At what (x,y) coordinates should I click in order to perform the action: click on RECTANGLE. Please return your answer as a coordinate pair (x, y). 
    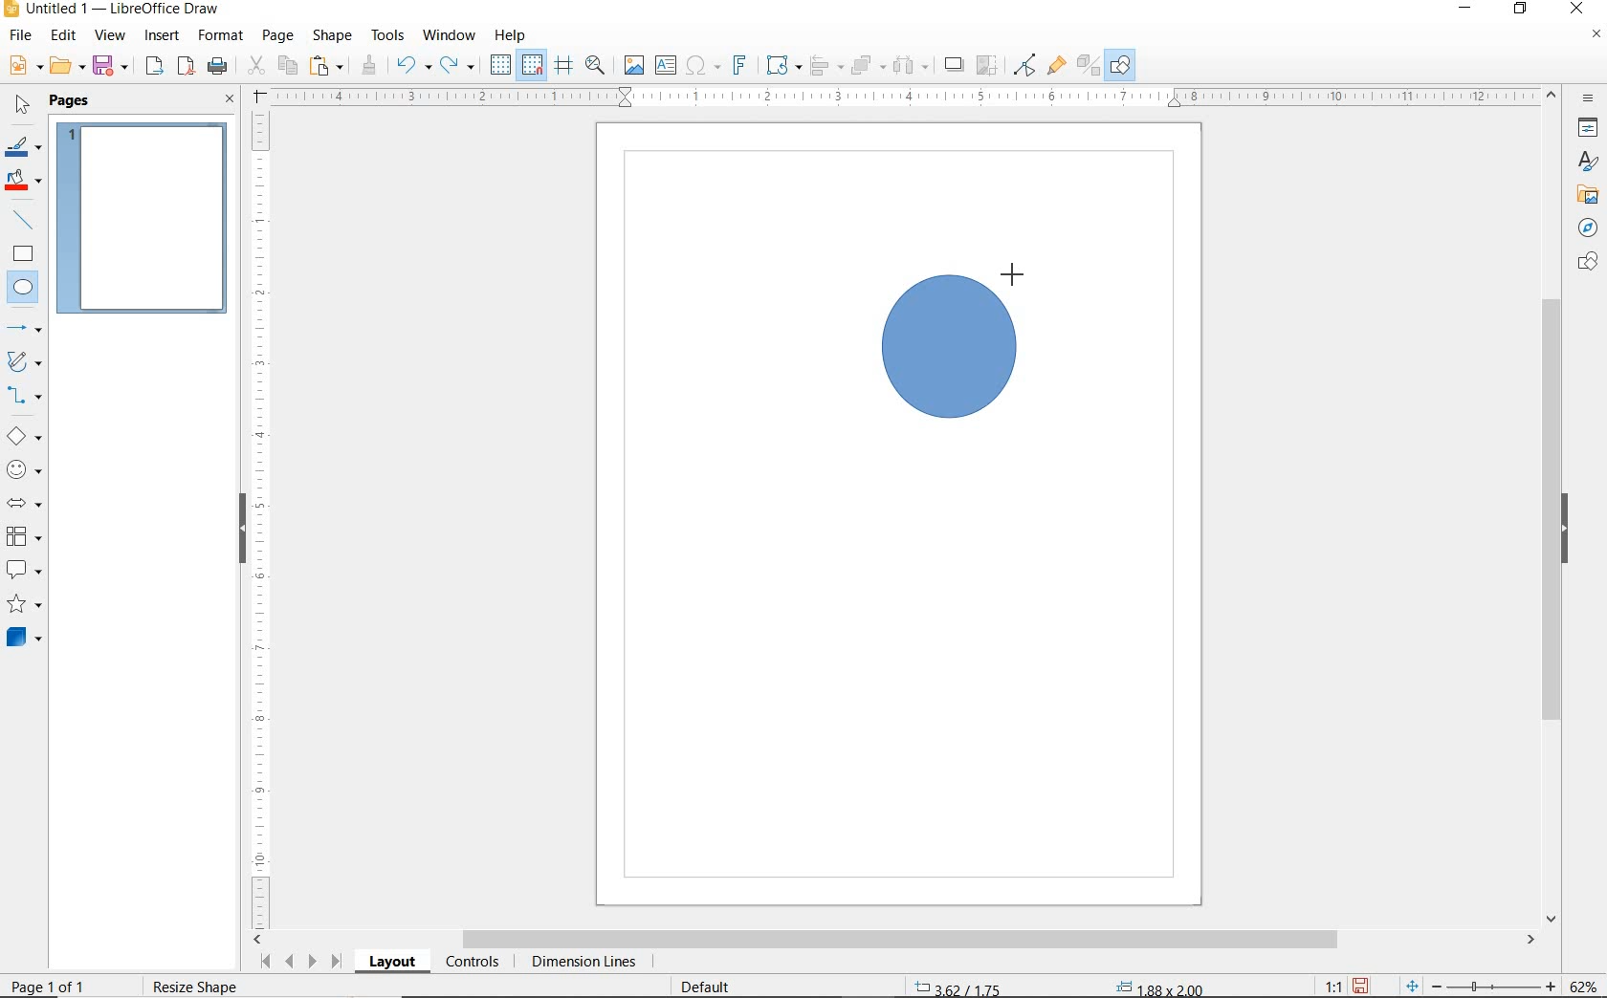
    Looking at the image, I should click on (23, 256).